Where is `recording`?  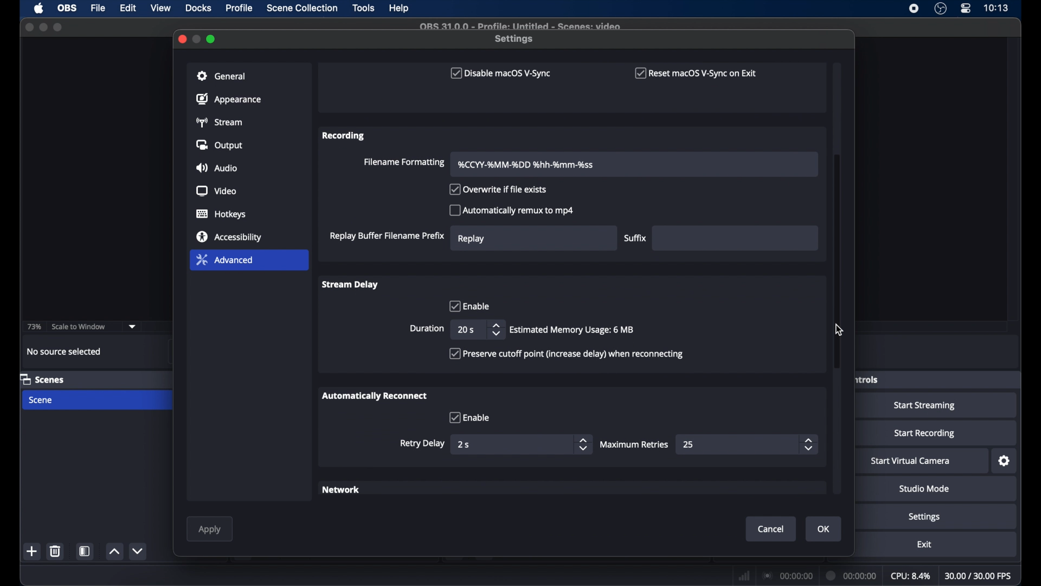 recording is located at coordinates (344, 136).